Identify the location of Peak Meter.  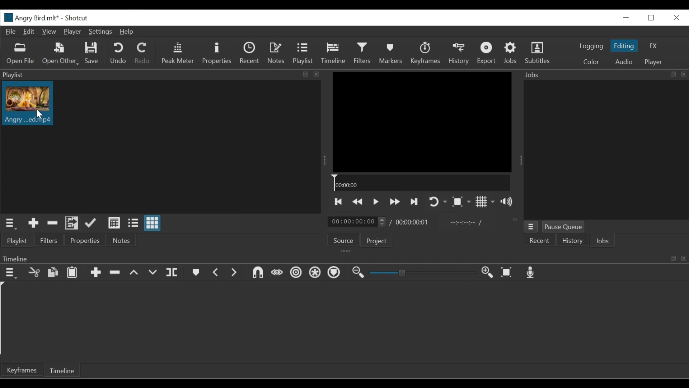
(178, 54).